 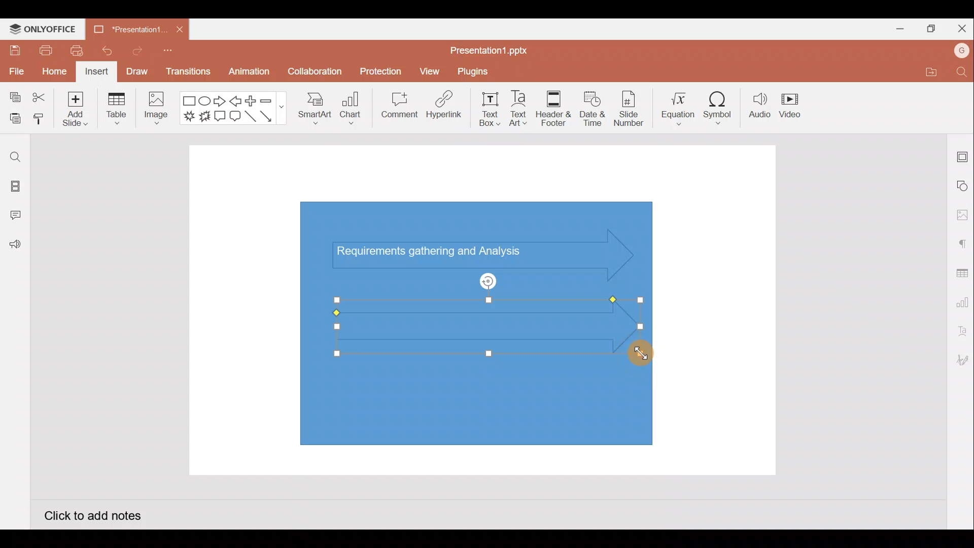 What do you see at coordinates (639, 357) in the screenshot?
I see `Cursor on inserted right arrow` at bounding box center [639, 357].